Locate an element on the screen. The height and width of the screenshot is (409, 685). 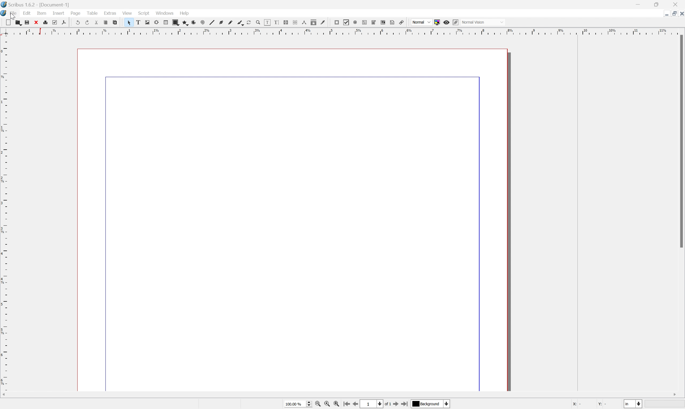
Cursor is located at coordinates (13, 16).